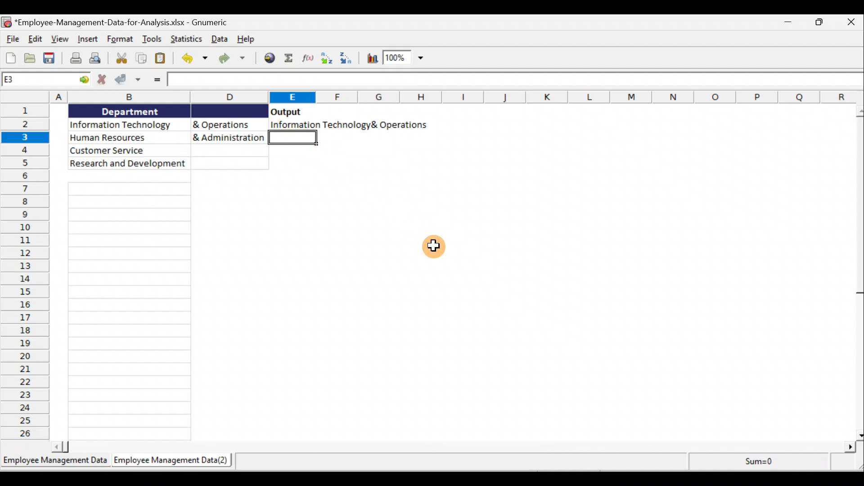 This screenshot has height=486, width=864. I want to click on Close, so click(850, 24).